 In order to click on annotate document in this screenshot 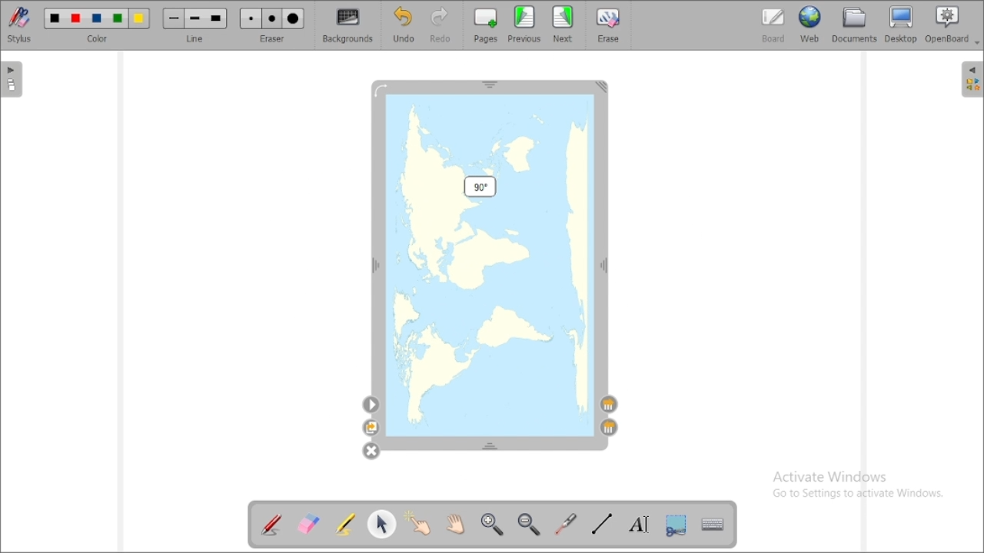, I will do `click(272, 526)`.